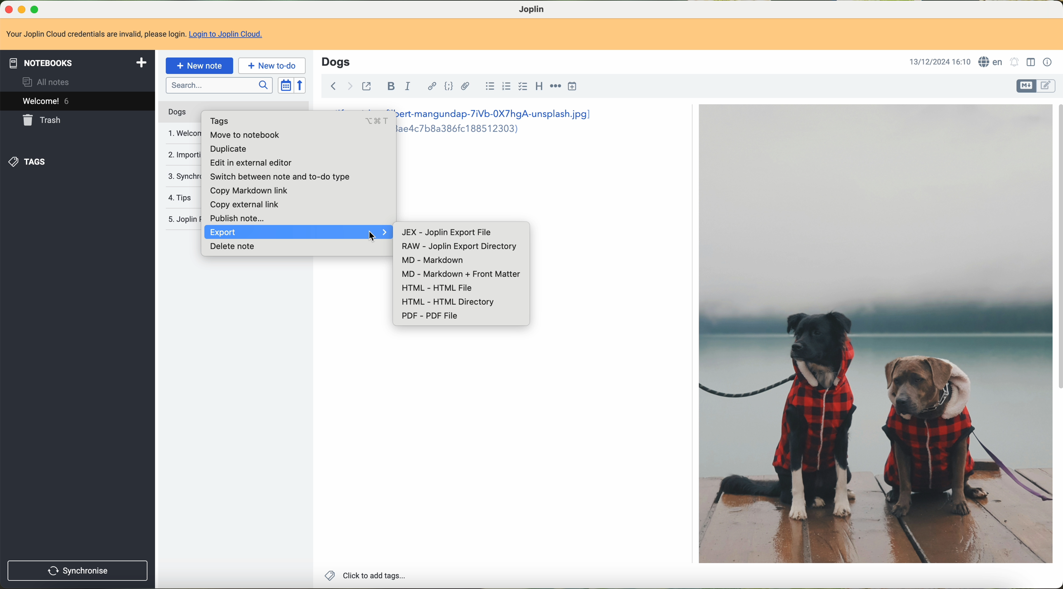 The image size is (1063, 589). Describe the element at coordinates (283, 232) in the screenshot. I see `export` at that location.